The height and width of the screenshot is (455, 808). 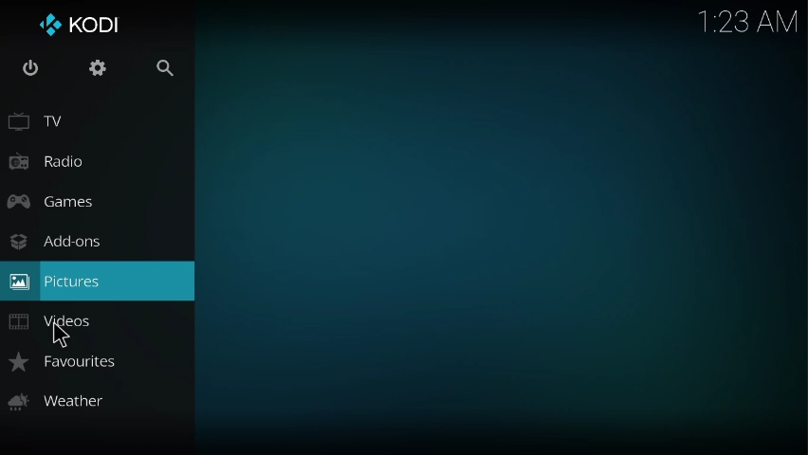 What do you see at coordinates (28, 70) in the screenshot?
I see `power` at bounding box center [28, 70].